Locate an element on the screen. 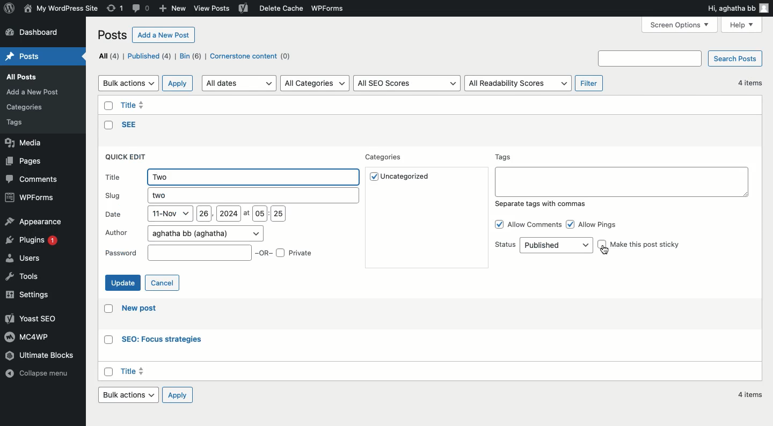 The height and width of the screenshot is (426, 773). Title 3 is located at coordinates (135, 372).